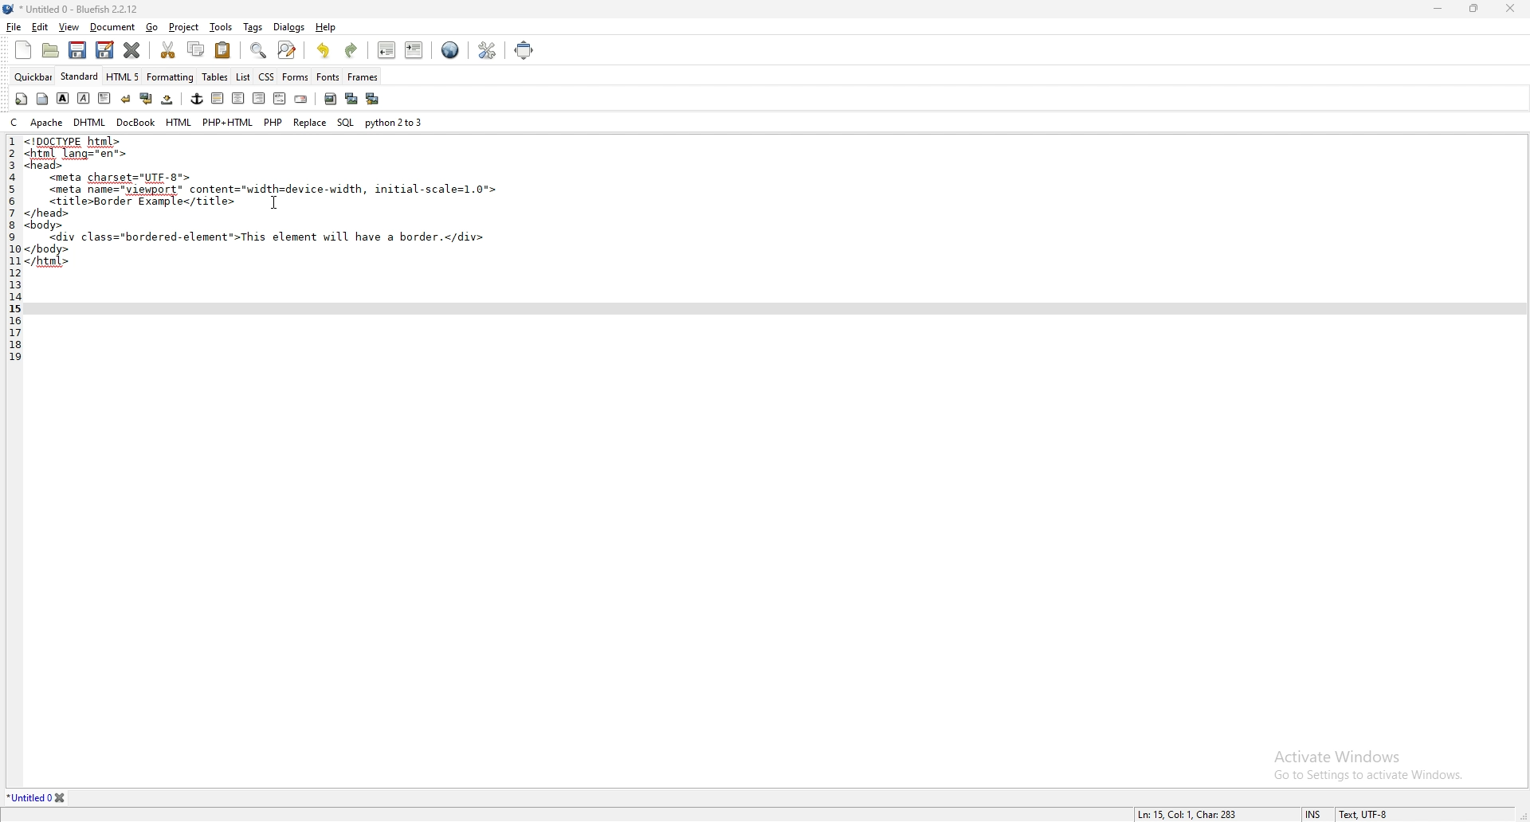 The width and height of the screenshot is (1530, 822). What do you see at coordinates (14, 27) in the screenshot?
I see `file` at bounding box center [14, 27].